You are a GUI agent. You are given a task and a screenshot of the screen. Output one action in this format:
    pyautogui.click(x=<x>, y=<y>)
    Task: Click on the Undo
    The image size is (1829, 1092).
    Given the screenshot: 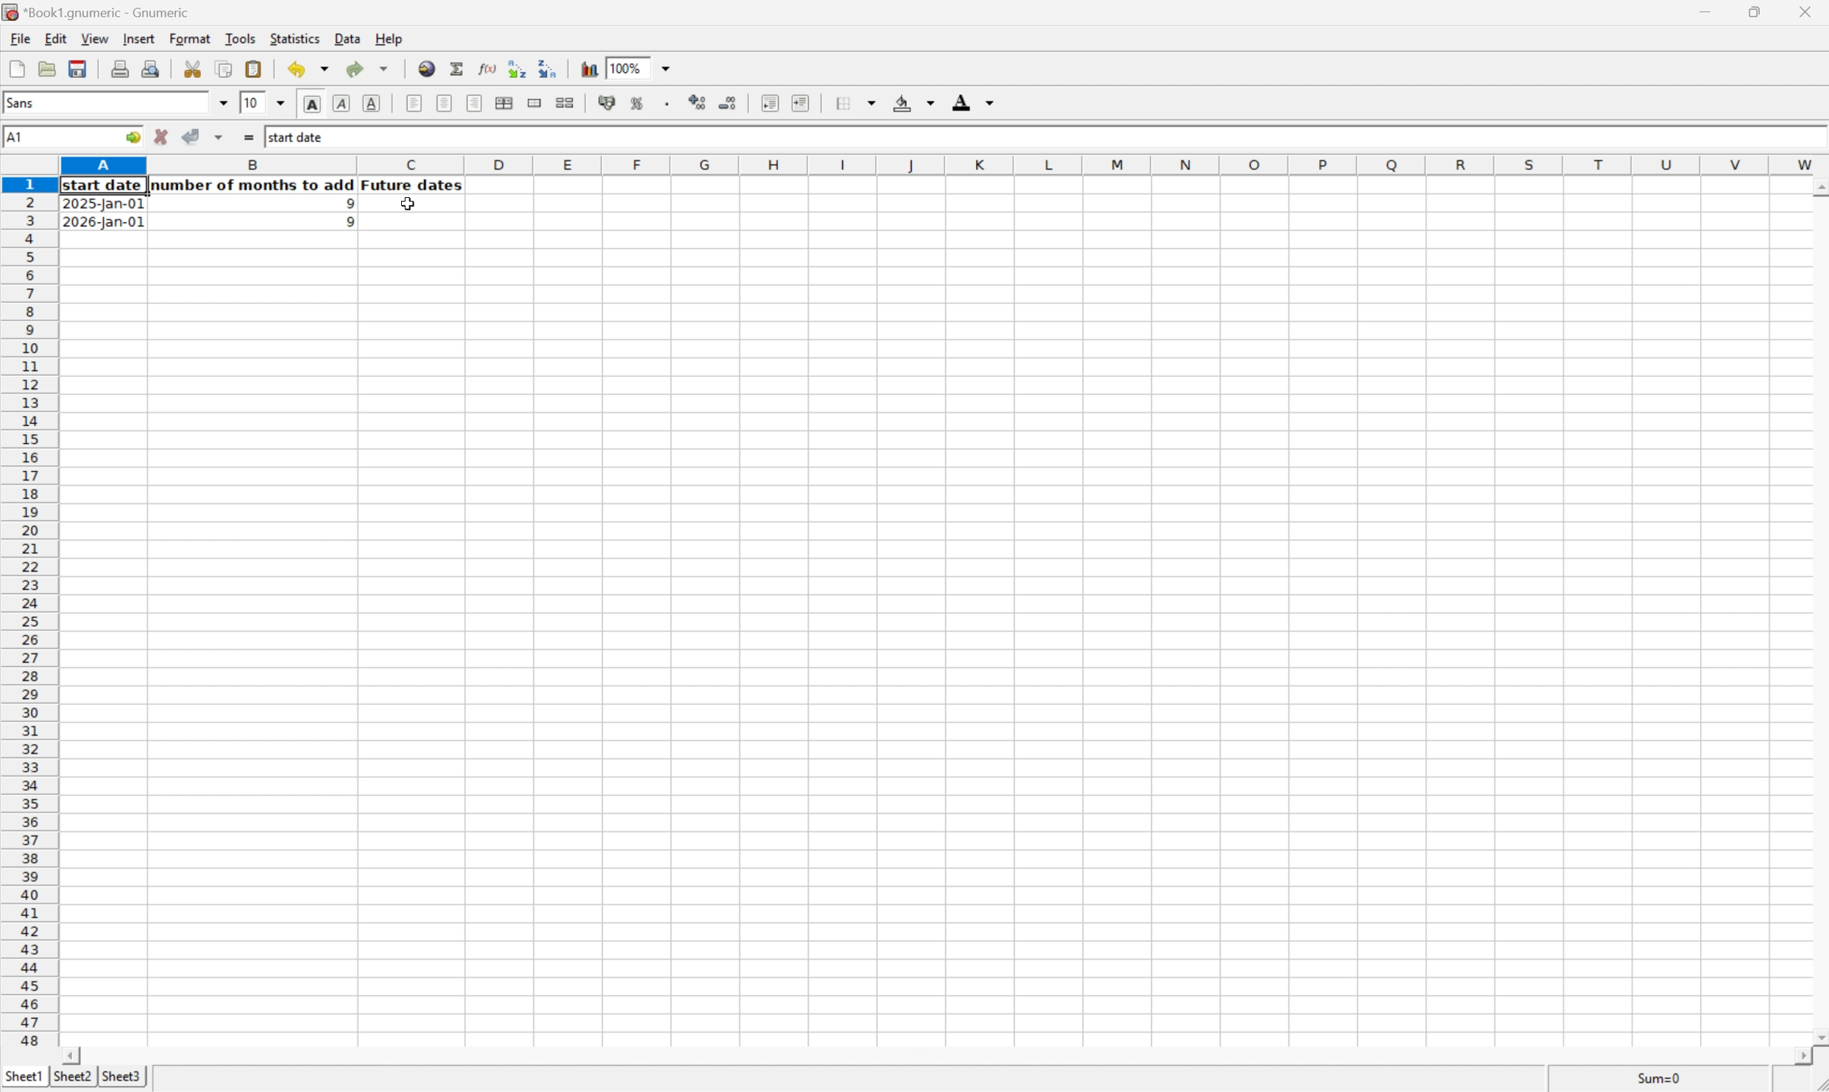 What is the action you would take?
    pyautogui.click(x=306, y=69)
    